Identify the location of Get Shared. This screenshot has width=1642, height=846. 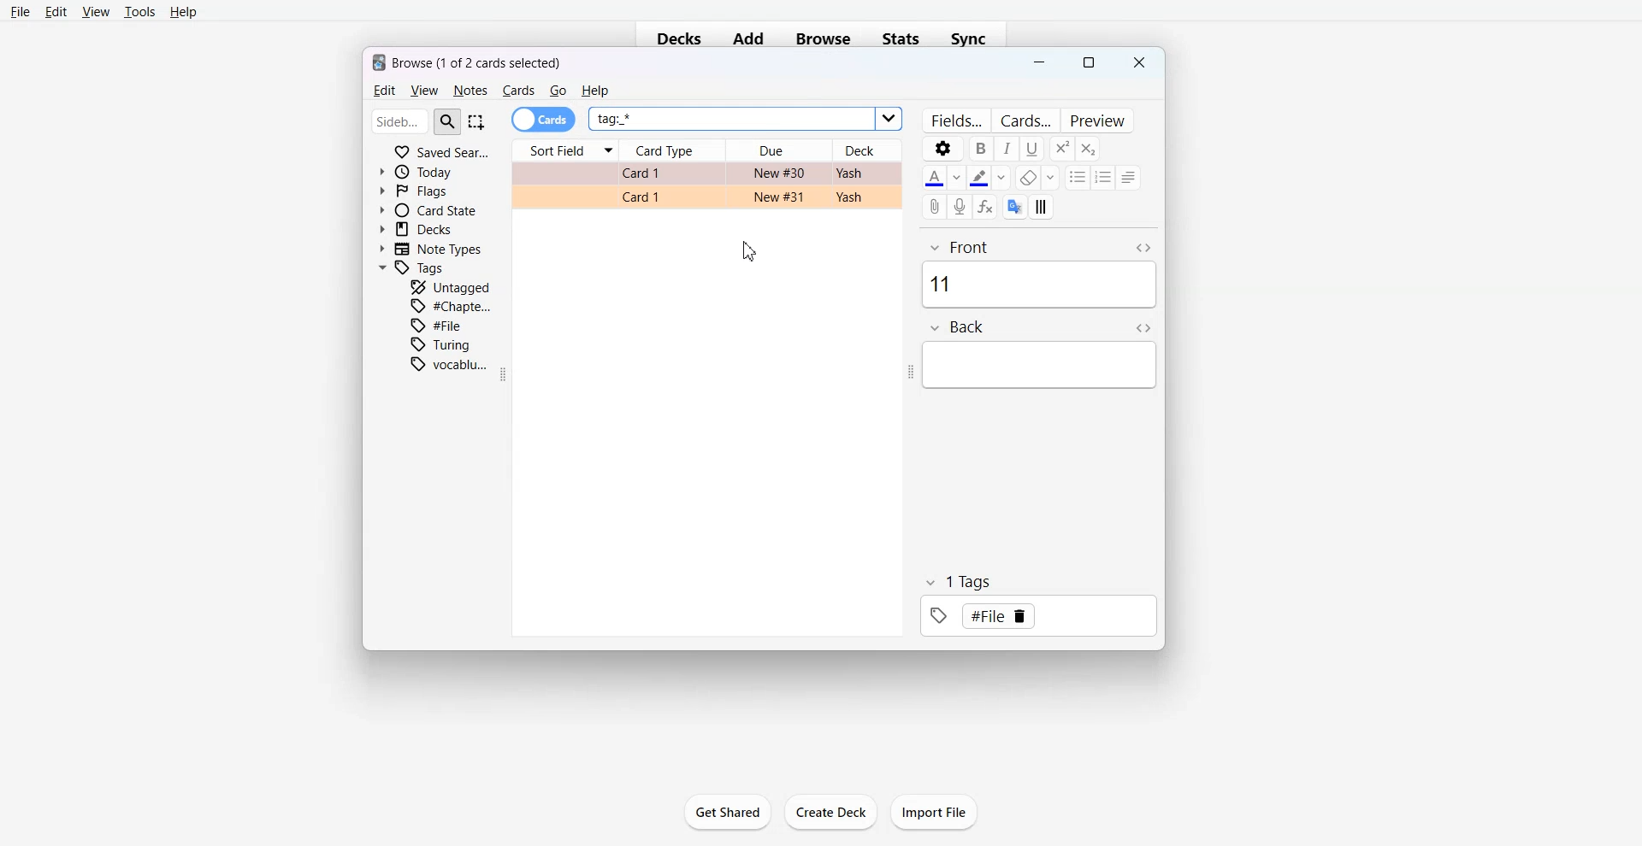
(727, 812).